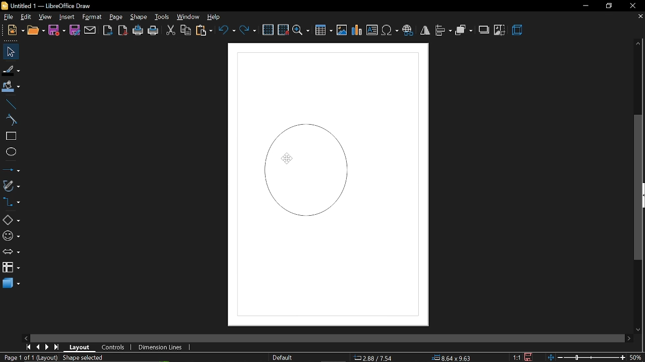 The width and height of the screenshot is (645, 362). Describe the element at coordinates (424, 30) in the screenshot. I see `flip` at that location.